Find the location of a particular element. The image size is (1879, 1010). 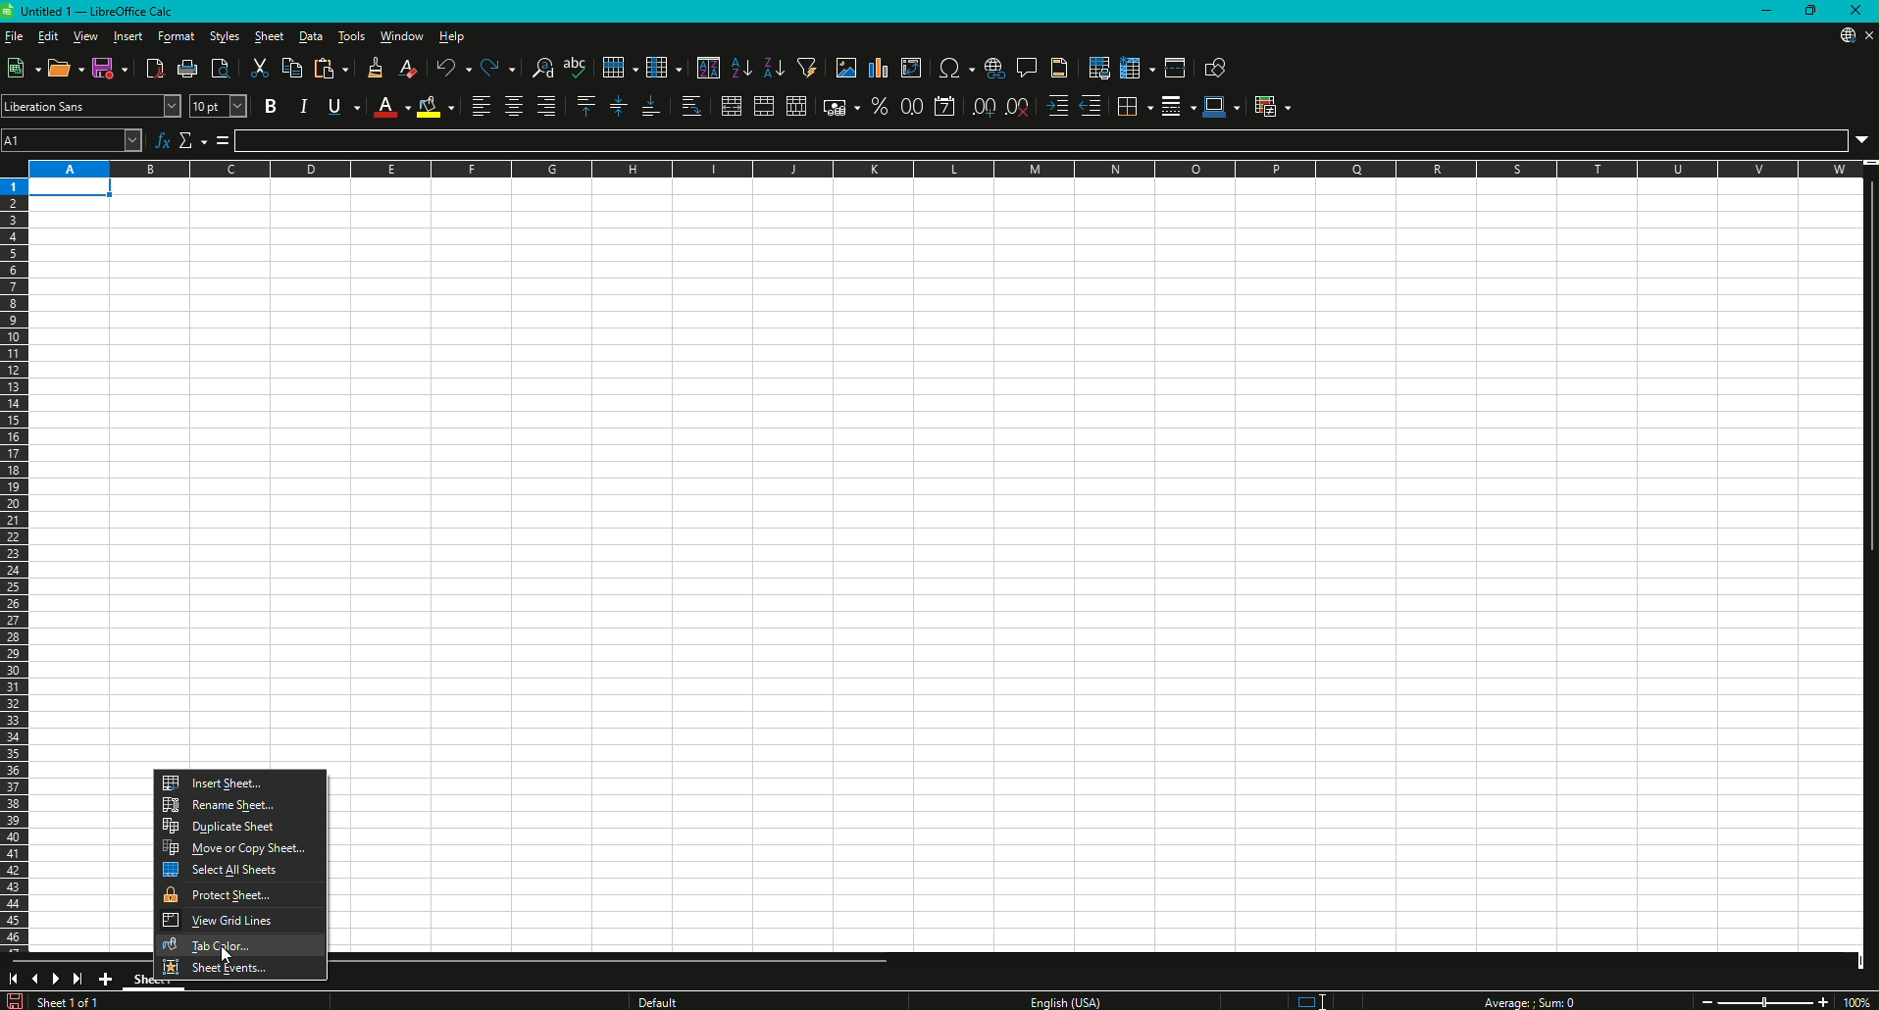

Paste is located at coordinates (331, 68).